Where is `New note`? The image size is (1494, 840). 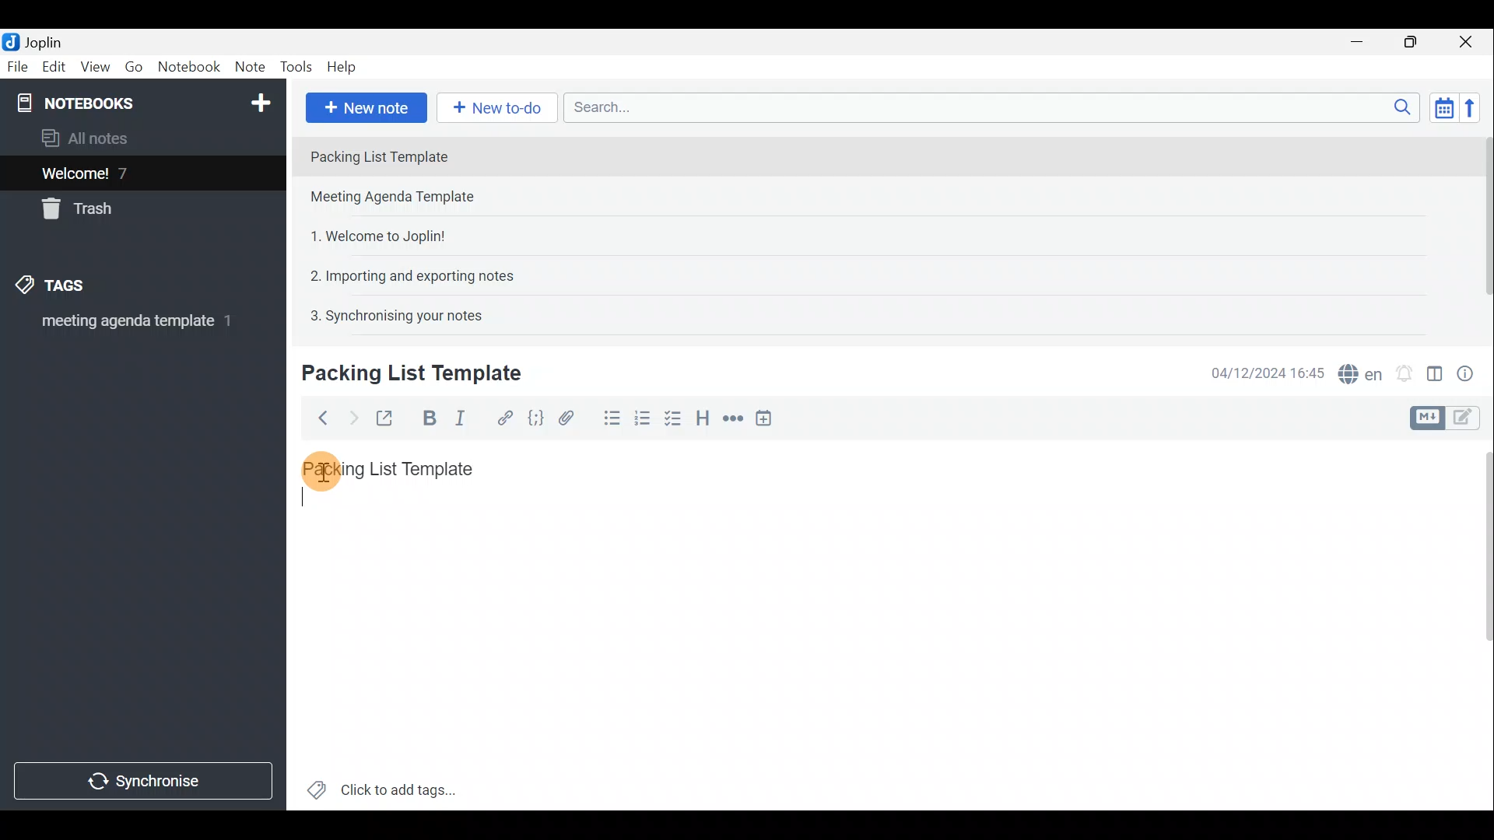
New note is located at coordinates (365, 106).